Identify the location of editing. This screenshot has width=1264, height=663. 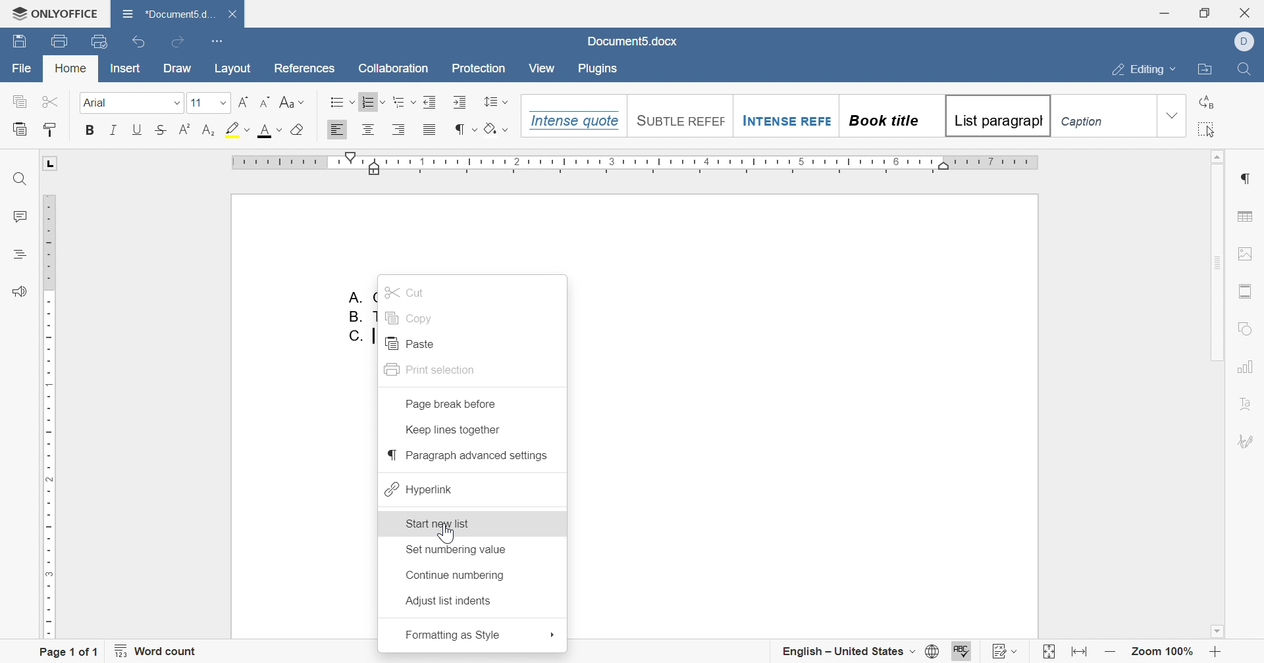
(1144, 70).